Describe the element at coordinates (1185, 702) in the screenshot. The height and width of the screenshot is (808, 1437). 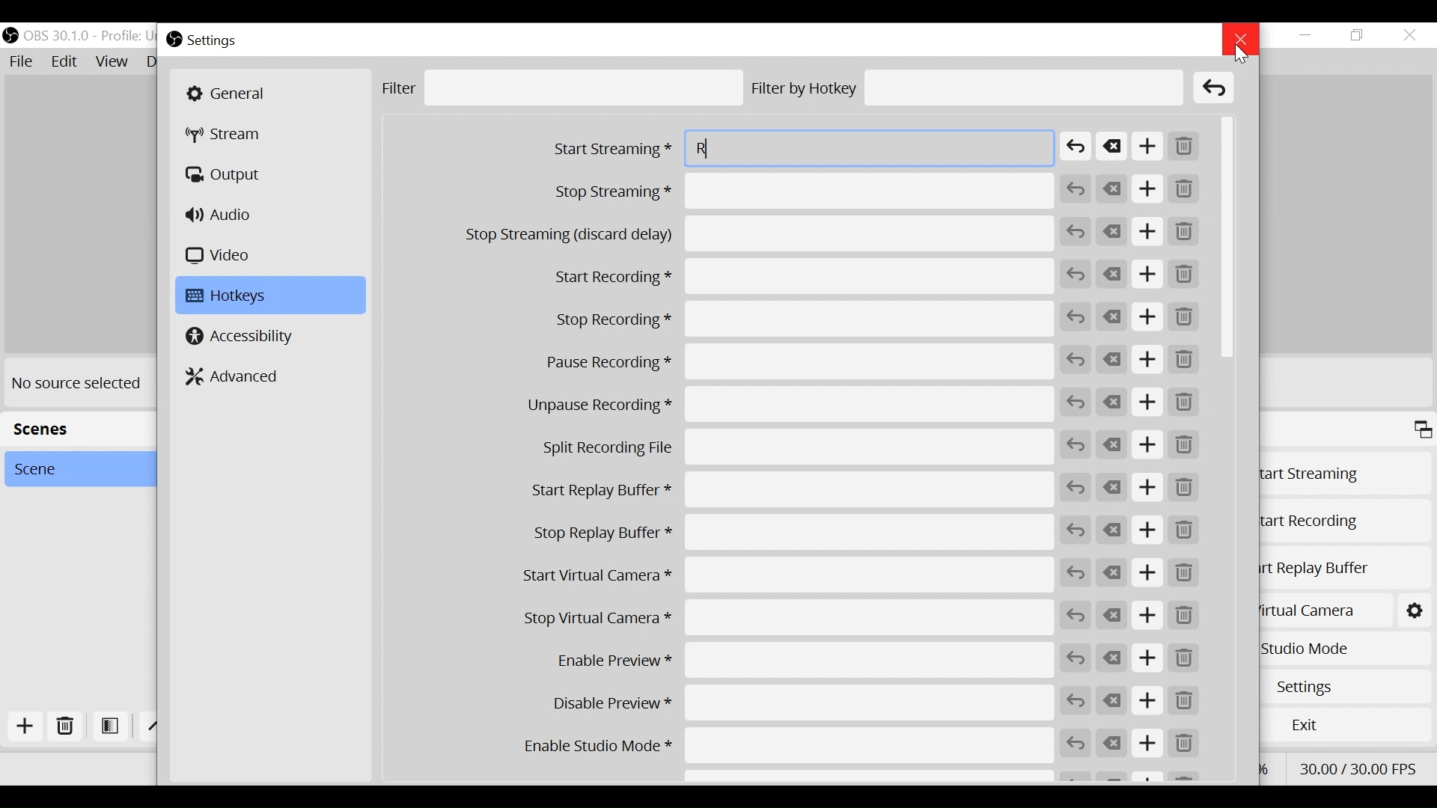
I see `Remove` at that location.